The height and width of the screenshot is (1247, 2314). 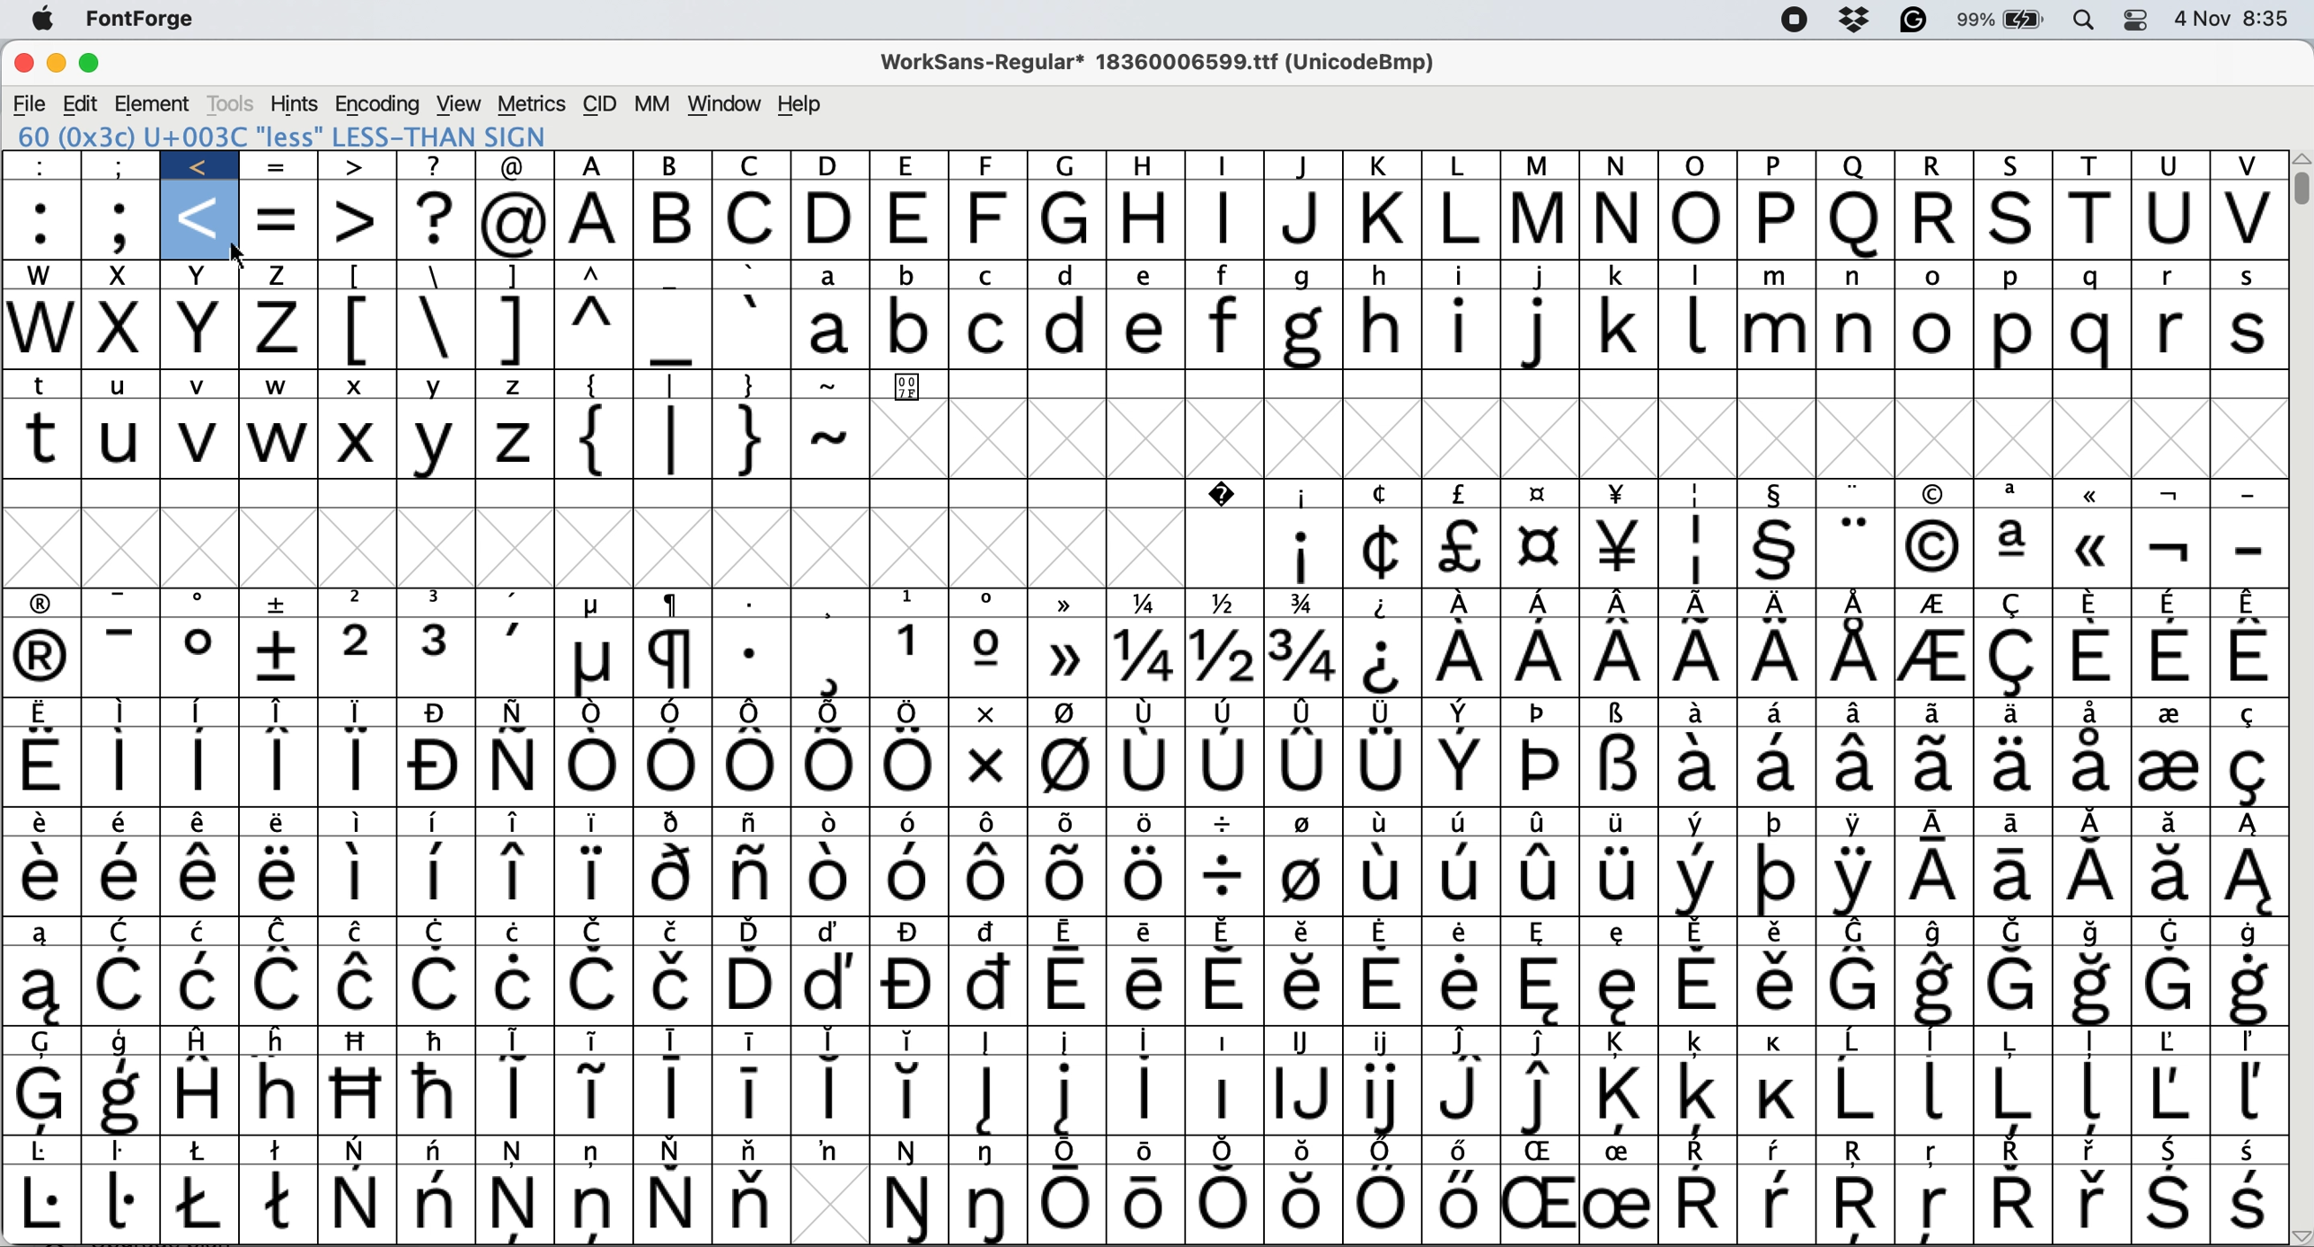 What do you see at coordinates (1619, 818) in the screenshot?
I see `Symbol` at bounding box center [1619, 818].